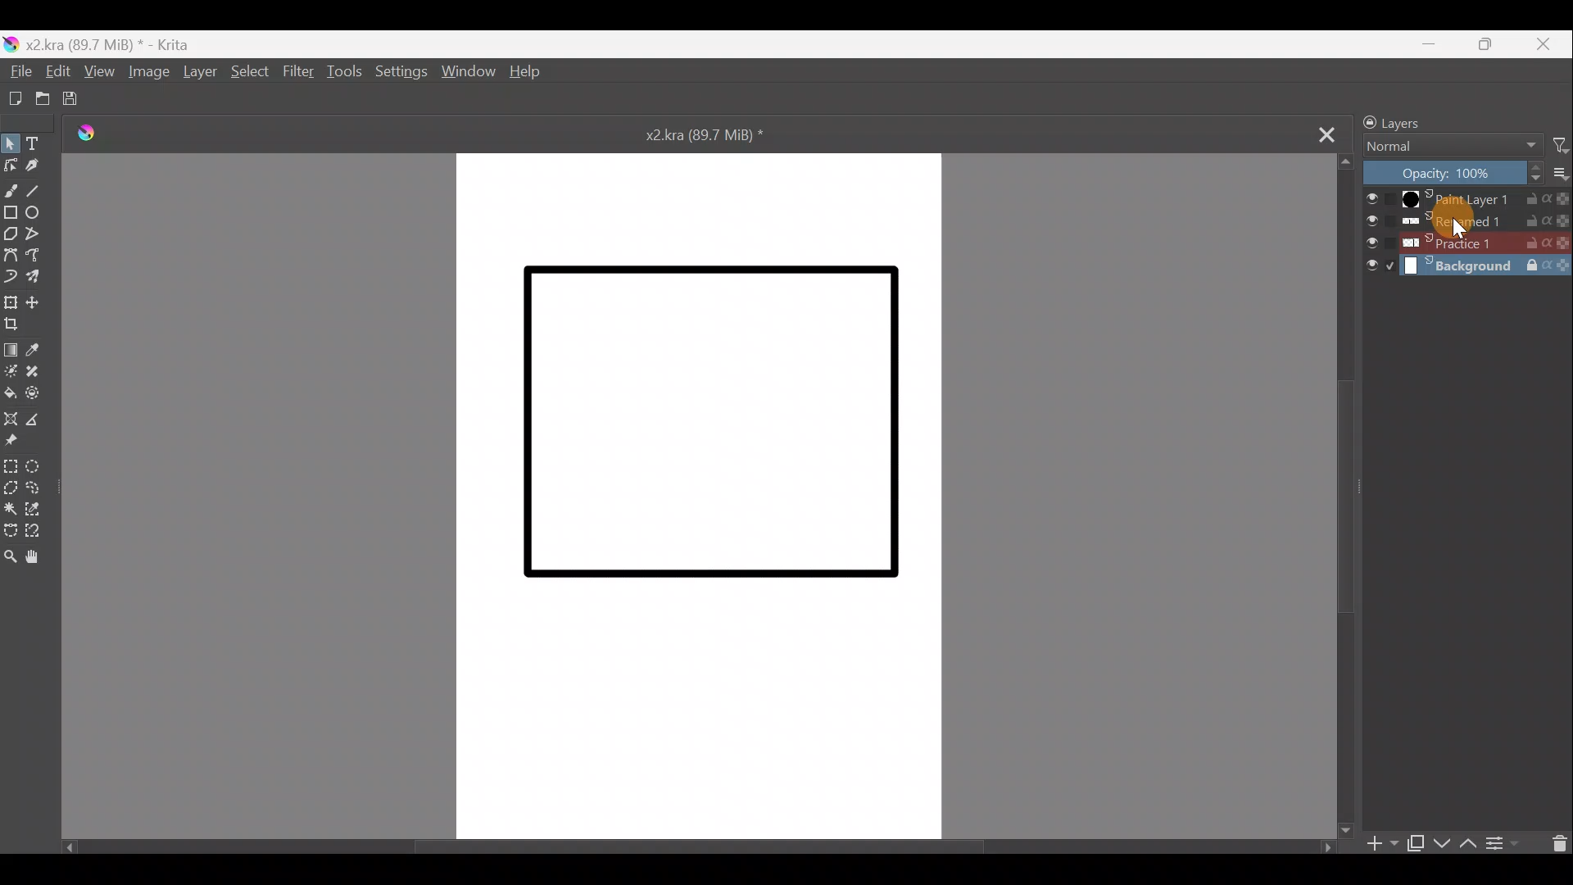  Describe the element at coordinates (1449, 173) in the screenshot. I see `Layer opacity: 100%` at that location.